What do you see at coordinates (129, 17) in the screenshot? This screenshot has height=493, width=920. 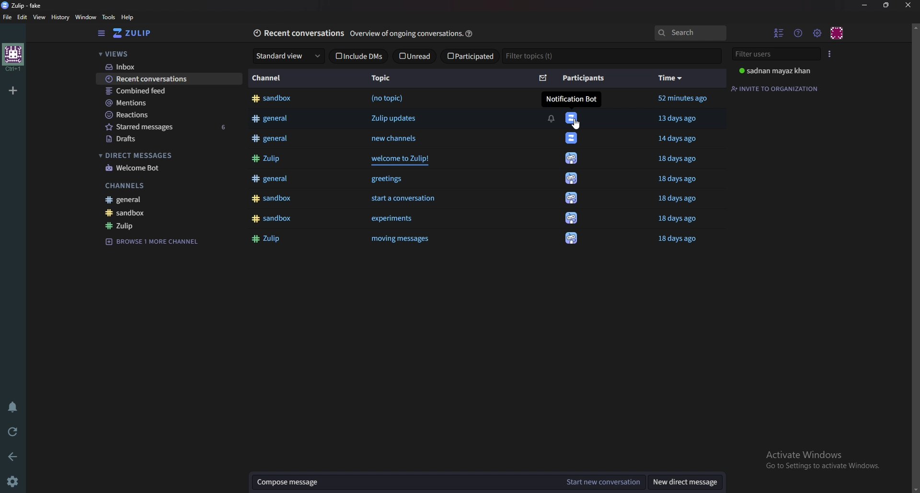 I see `Help` at bounding box center [129, 17].